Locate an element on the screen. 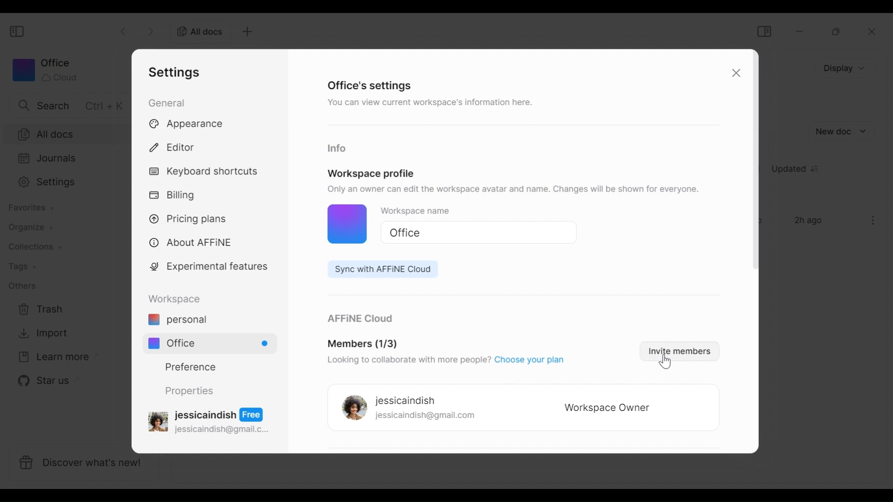 The width and height of the screenshot is (893, 502). Only an owner can edit the workspace avatar and name. Changes will be shown for everyone. is located at coordinates (515, 189).